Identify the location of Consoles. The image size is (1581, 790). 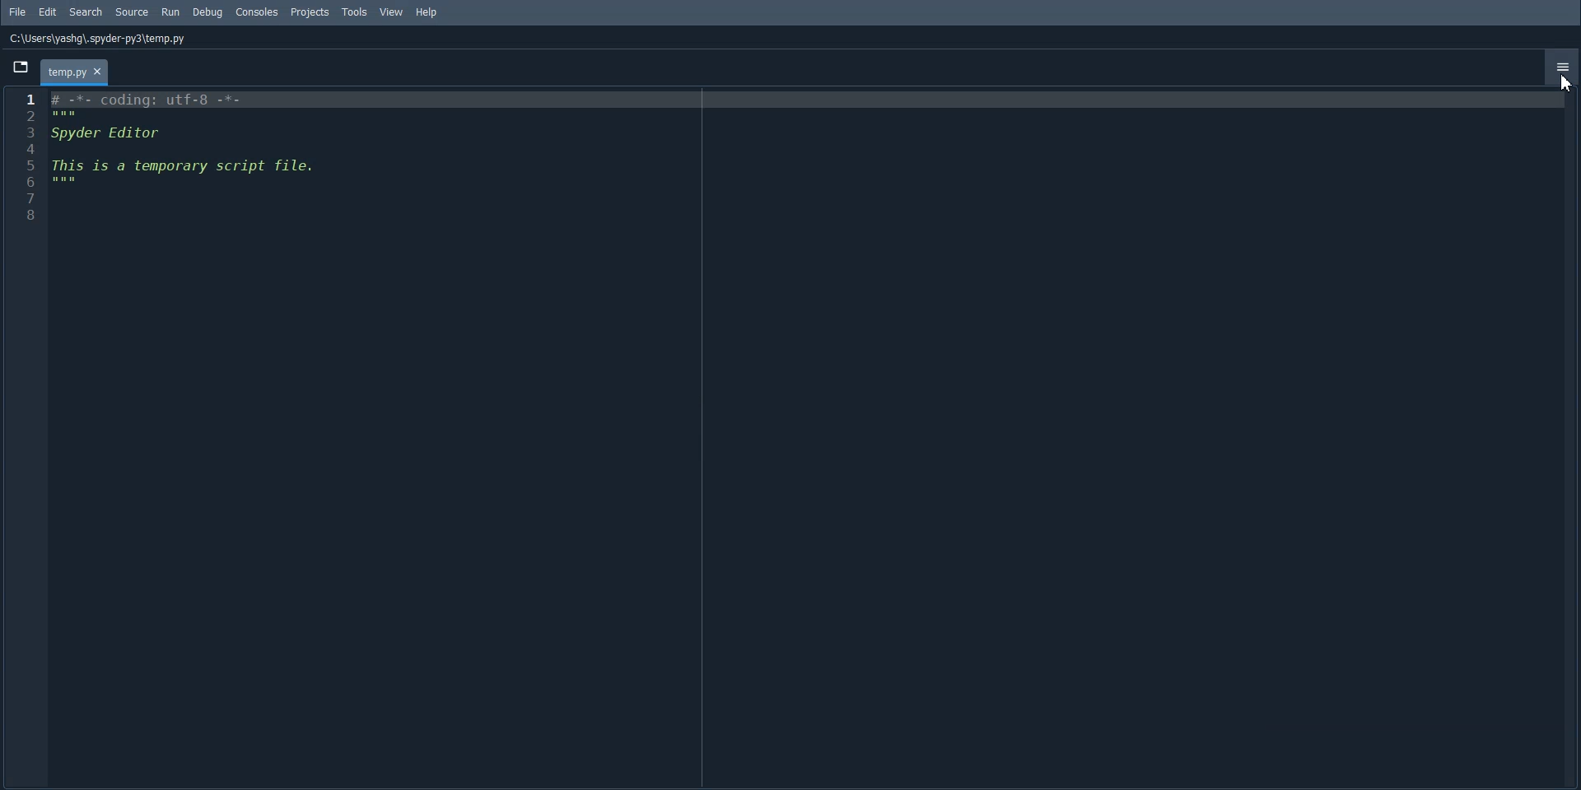
(256, 12).